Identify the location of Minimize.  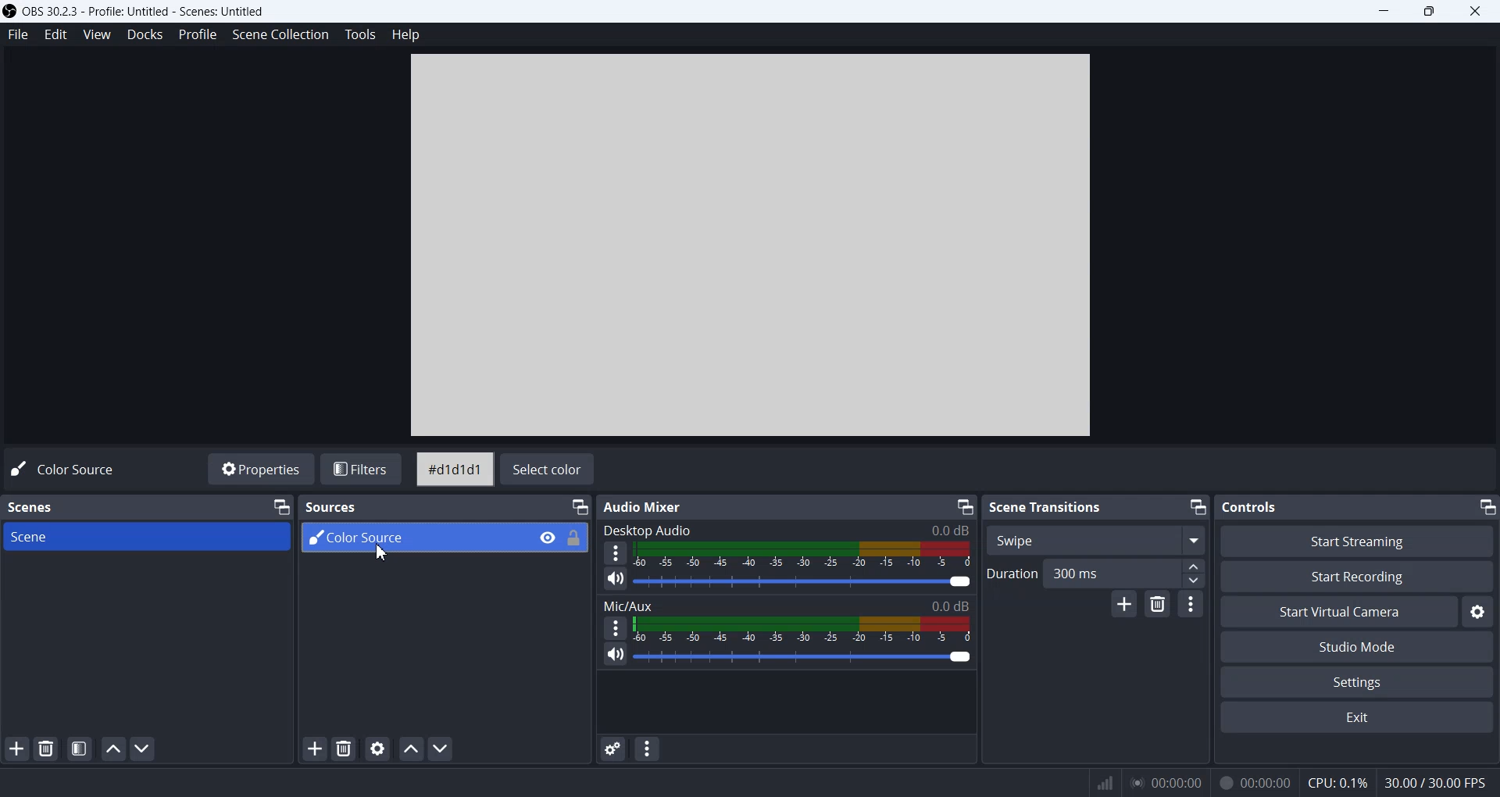
(1385, 12).